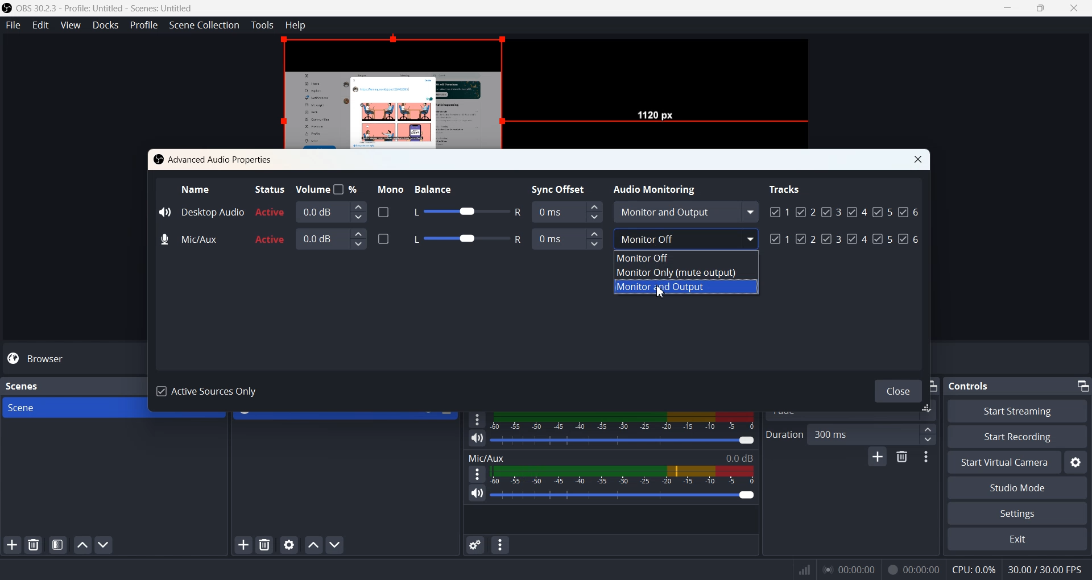 The height and width of the screenshot is (580, 1092). What do you see at coordinates (41, 25) in the screenshot?
I see `Edit` at bounding box center [41, 25].